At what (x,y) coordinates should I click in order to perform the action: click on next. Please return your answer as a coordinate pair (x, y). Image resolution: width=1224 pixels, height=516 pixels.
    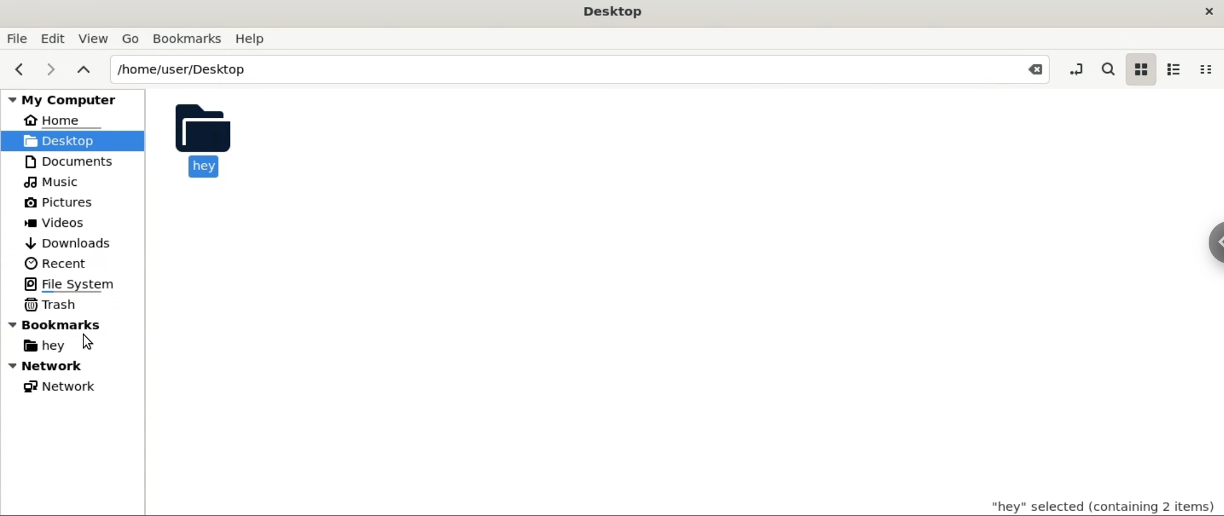
    Looking at the image, I should click on (52, 68).